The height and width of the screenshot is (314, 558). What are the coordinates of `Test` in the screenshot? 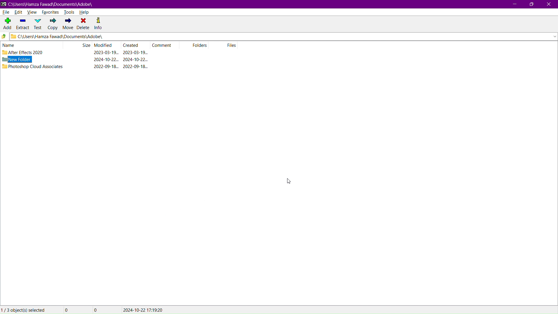 It's located at (37, 24).